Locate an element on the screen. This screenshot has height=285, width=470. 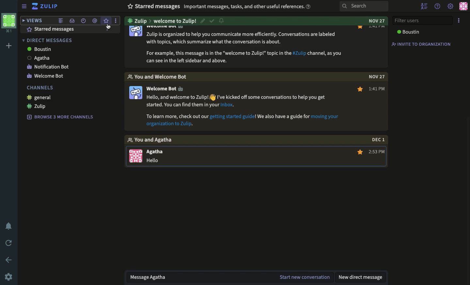
channels is located at coordinates (39, 88).